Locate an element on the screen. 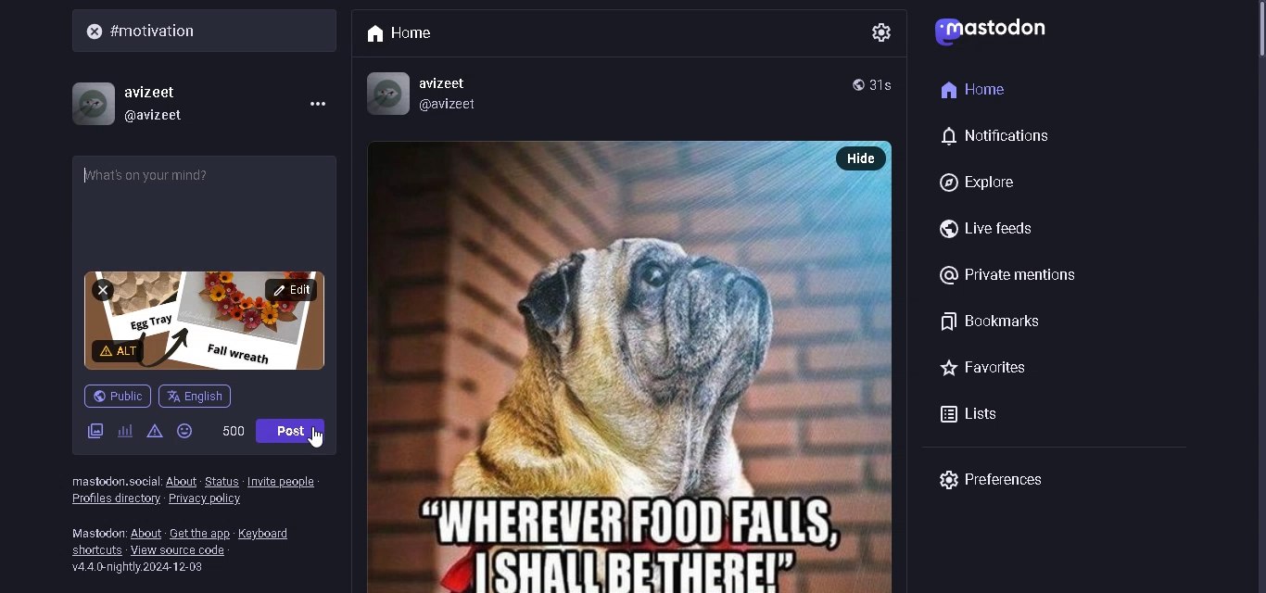  favorites is located at coordinates (981, 368).